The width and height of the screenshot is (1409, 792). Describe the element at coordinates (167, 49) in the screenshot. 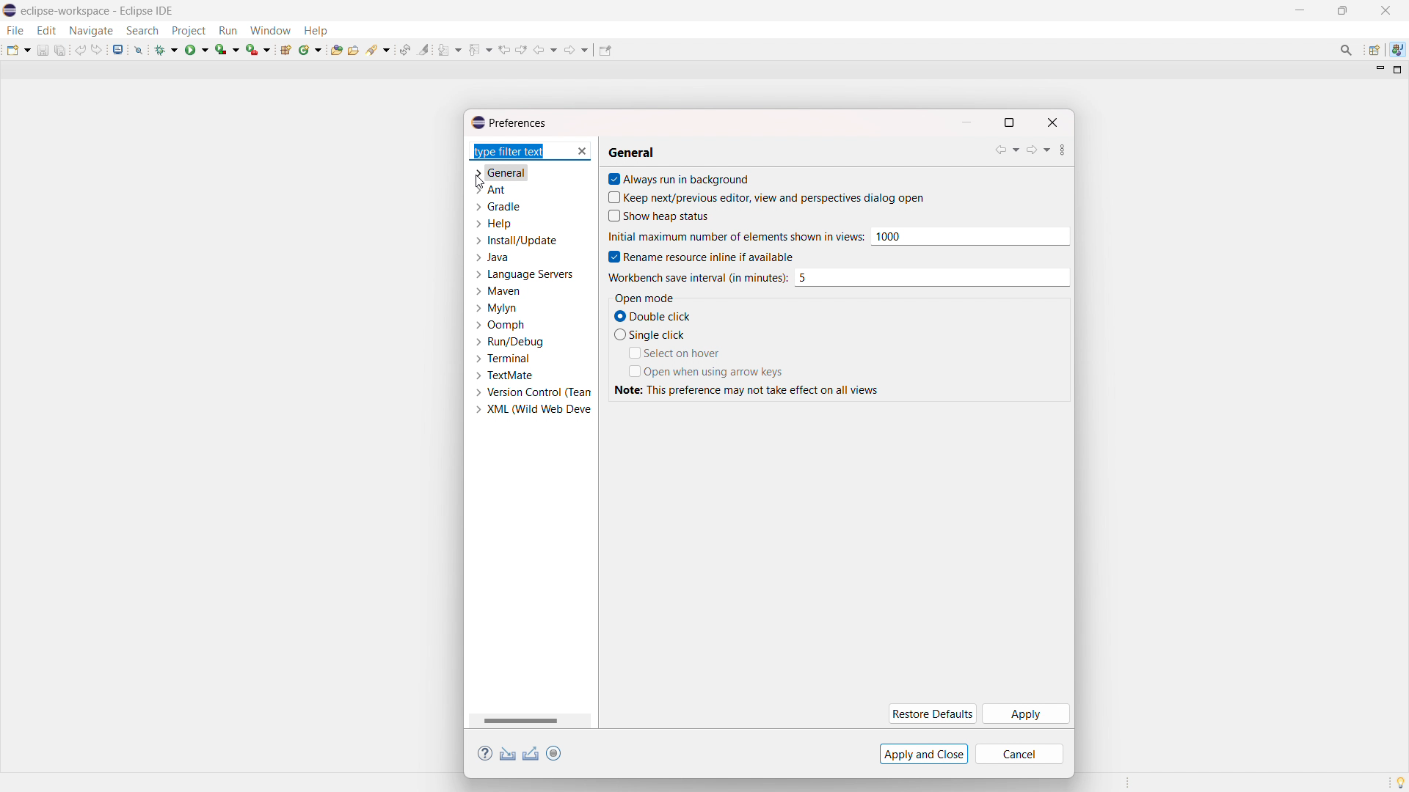

I see `debug` at that location.